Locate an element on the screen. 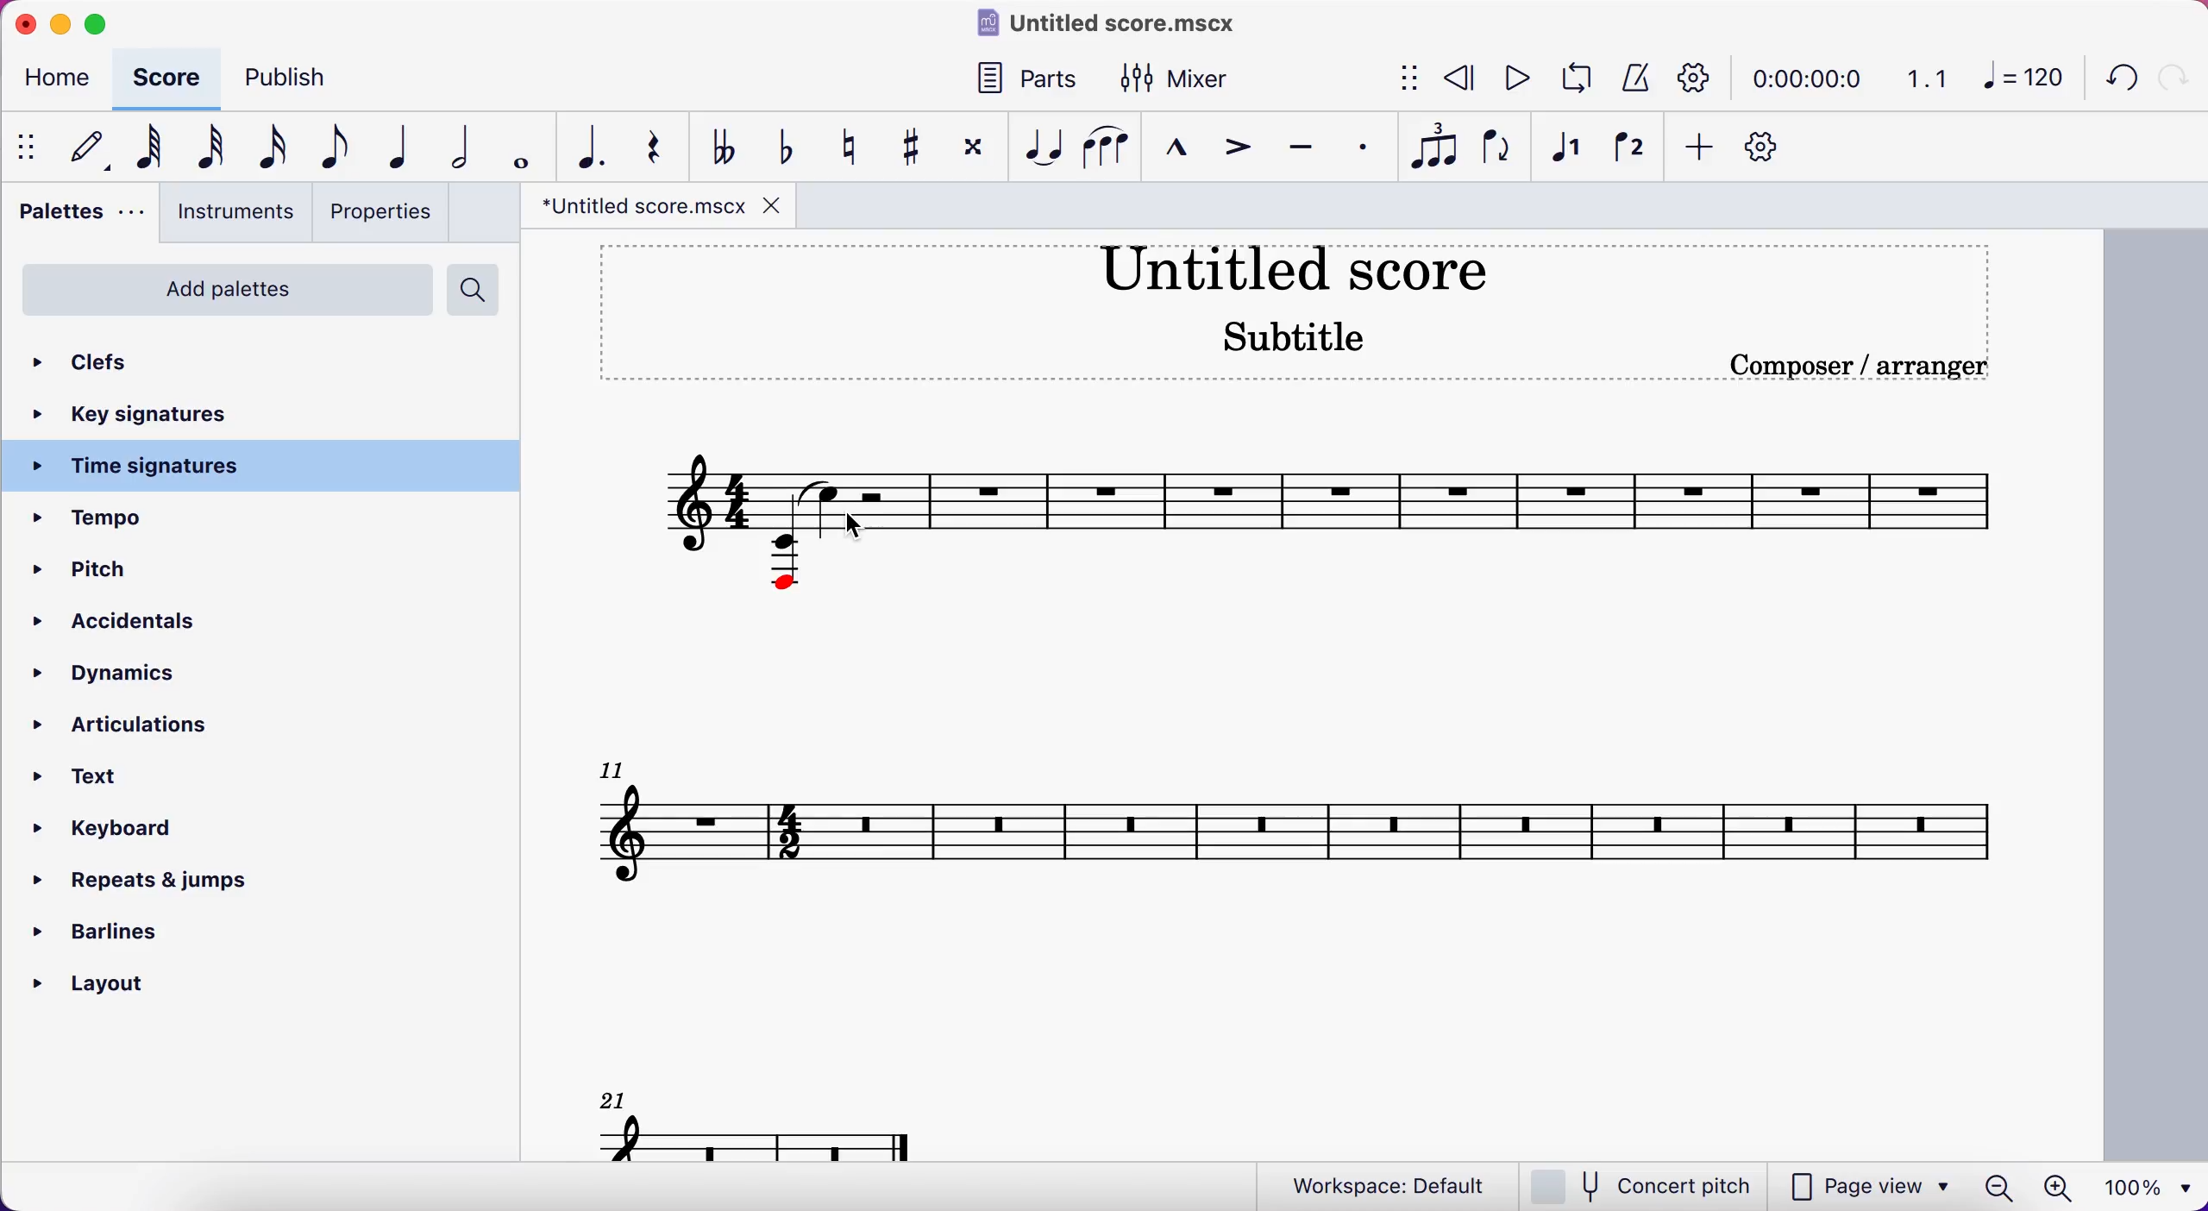 The height and width of the screenshot is (1211, 2208). *untitled score.mscx is located at coordinates (664, 208).